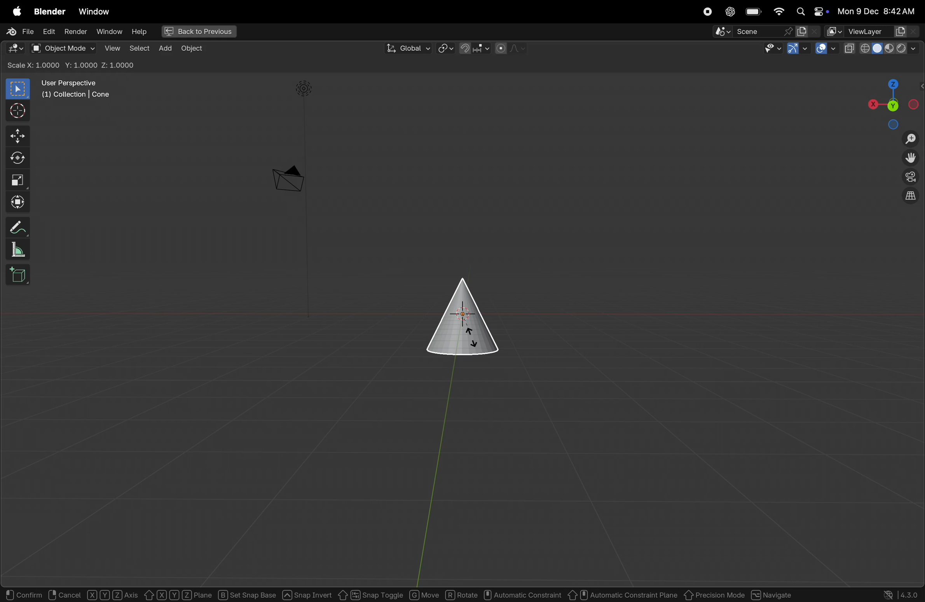  What do you see at coordinates (17, 179) in the screenshot?
I see `scale` at bounding box center [17, 179].